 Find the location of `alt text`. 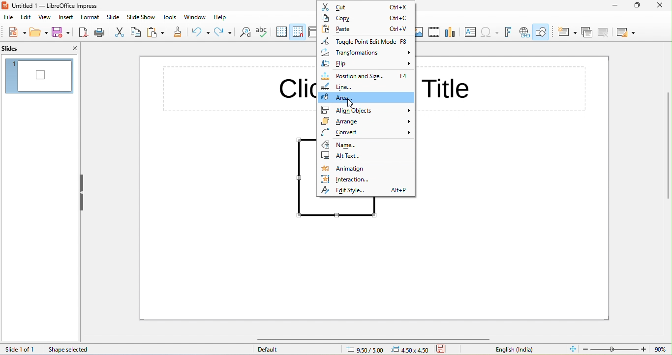

alt text is located at coordinates (365, 157).